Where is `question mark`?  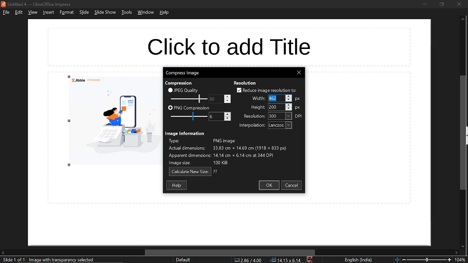 question mark is located at coordinates (216, 172).